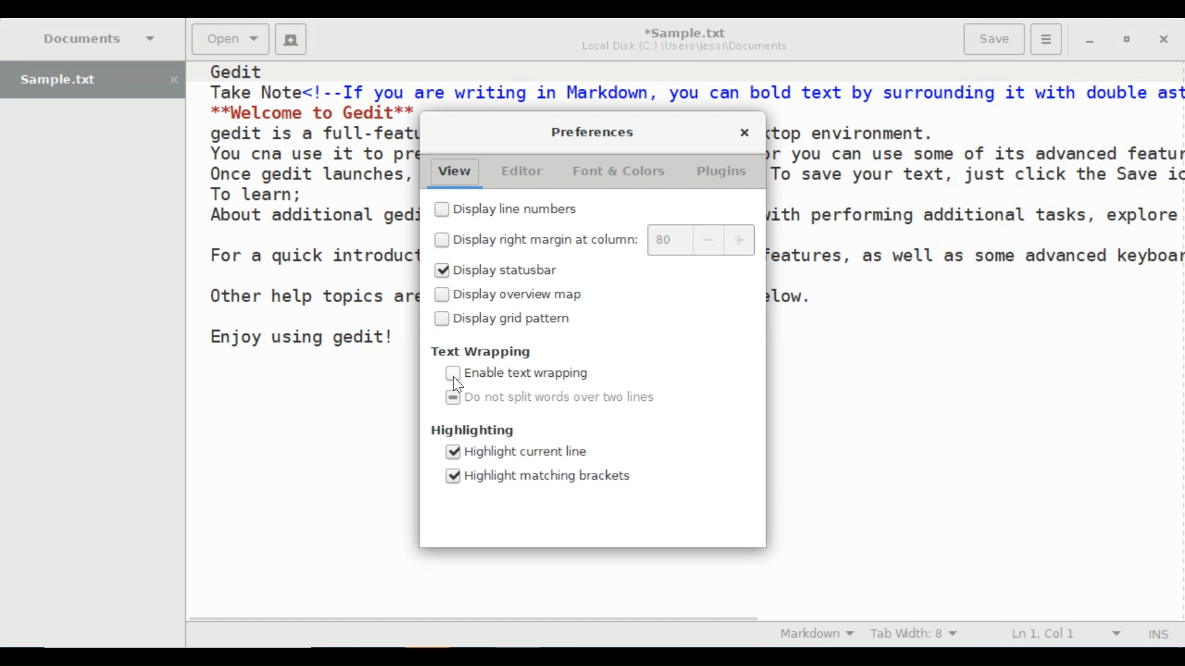 This screenshot has width=1185, height=666. Describe the element at coordinates (92, 80) in the screenshot. I see `Sample.txt` at that location.